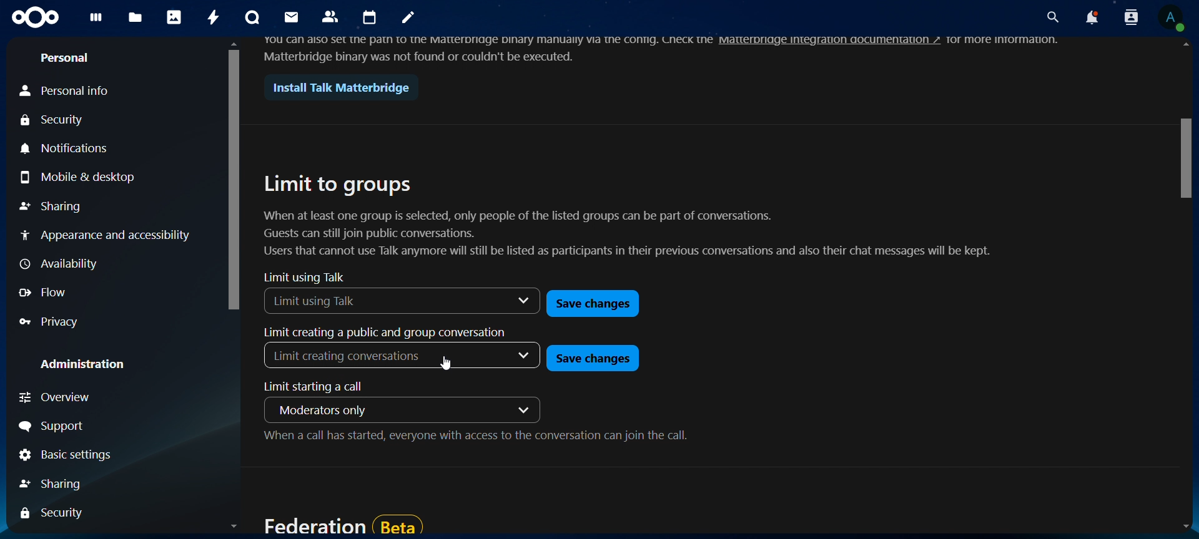  I want to click on limit using talk, so click(397, 301).